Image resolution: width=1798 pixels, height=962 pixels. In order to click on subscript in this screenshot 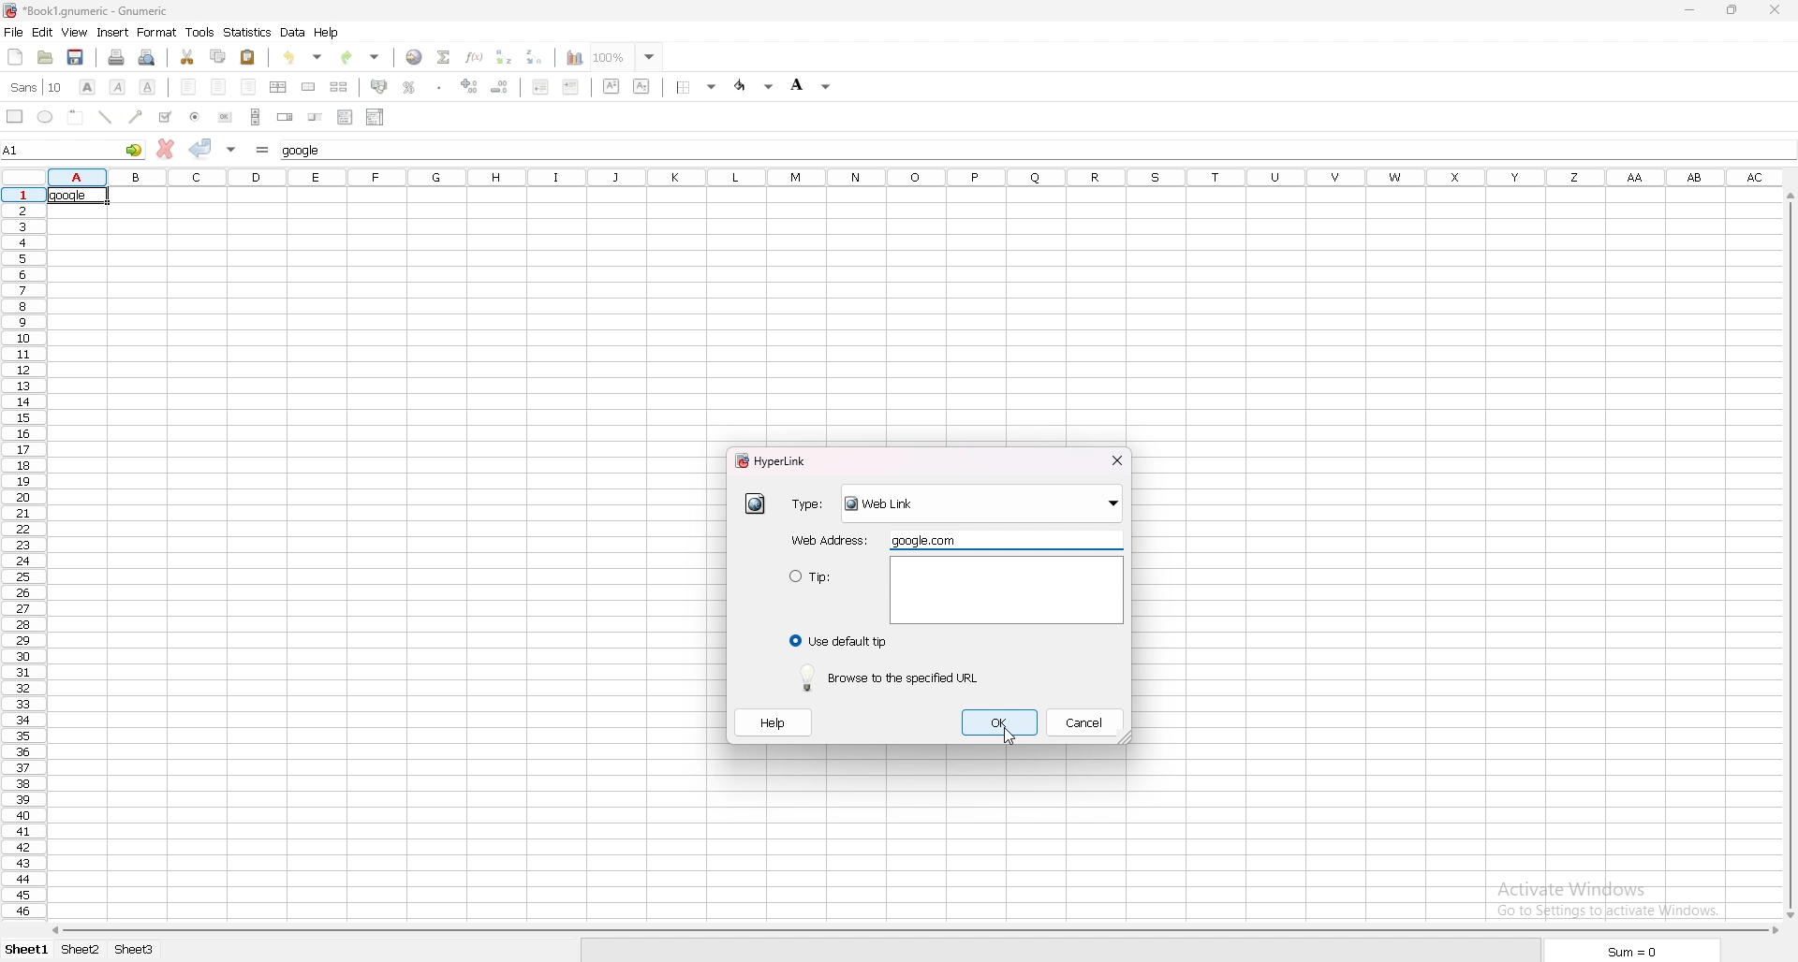, I will do `click(643, 86)`.